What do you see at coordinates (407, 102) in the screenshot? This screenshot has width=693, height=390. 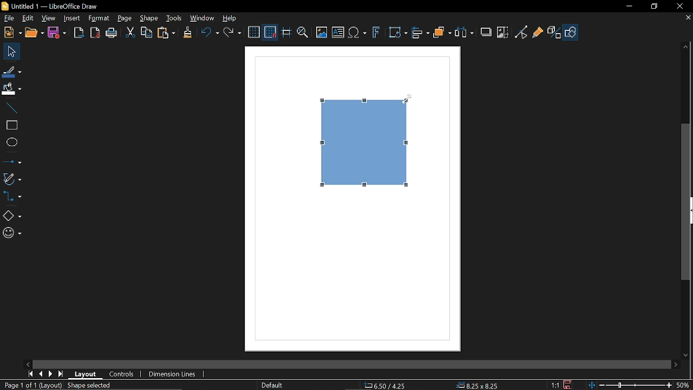 I see `Cursor` at bounding box center [407, 102].